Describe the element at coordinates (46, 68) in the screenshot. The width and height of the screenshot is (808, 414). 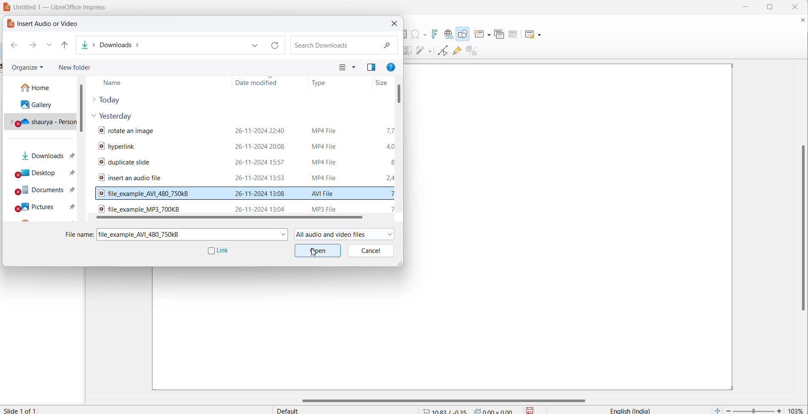
I see `organize options` at that location.